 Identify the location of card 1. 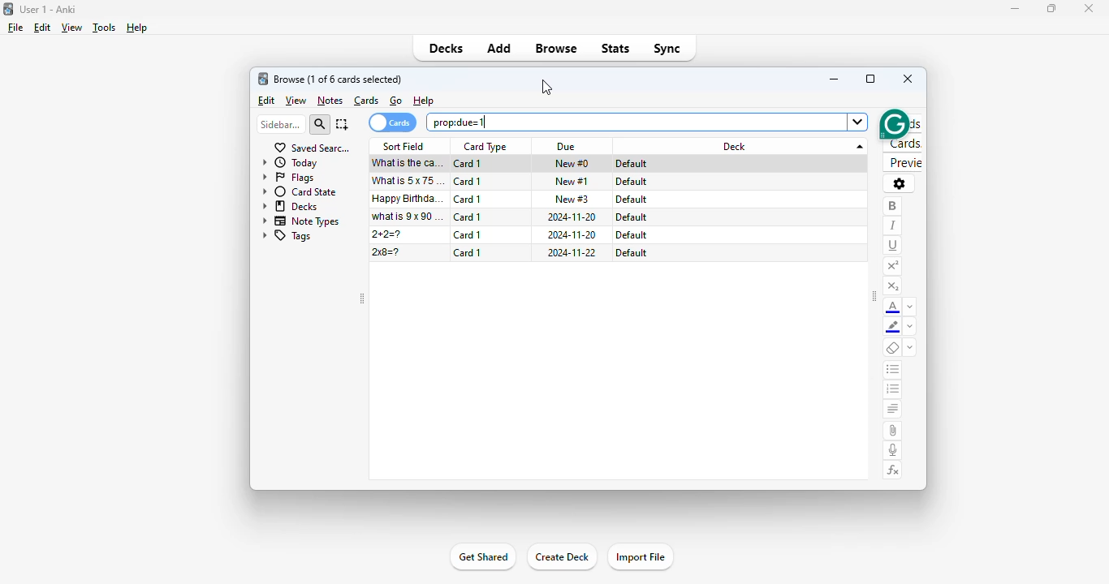
(468, 217).